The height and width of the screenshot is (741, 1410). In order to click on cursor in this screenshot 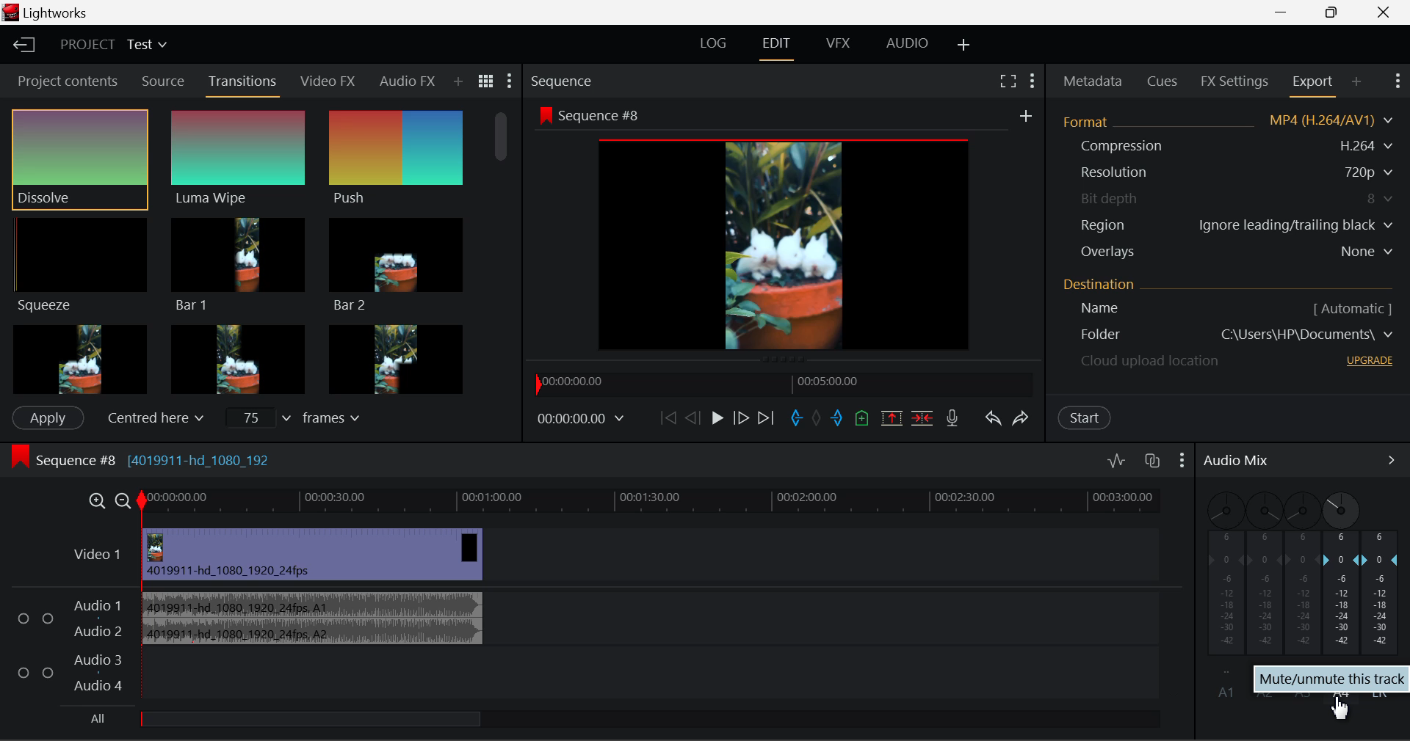, I will do `click(1342, 707)`.